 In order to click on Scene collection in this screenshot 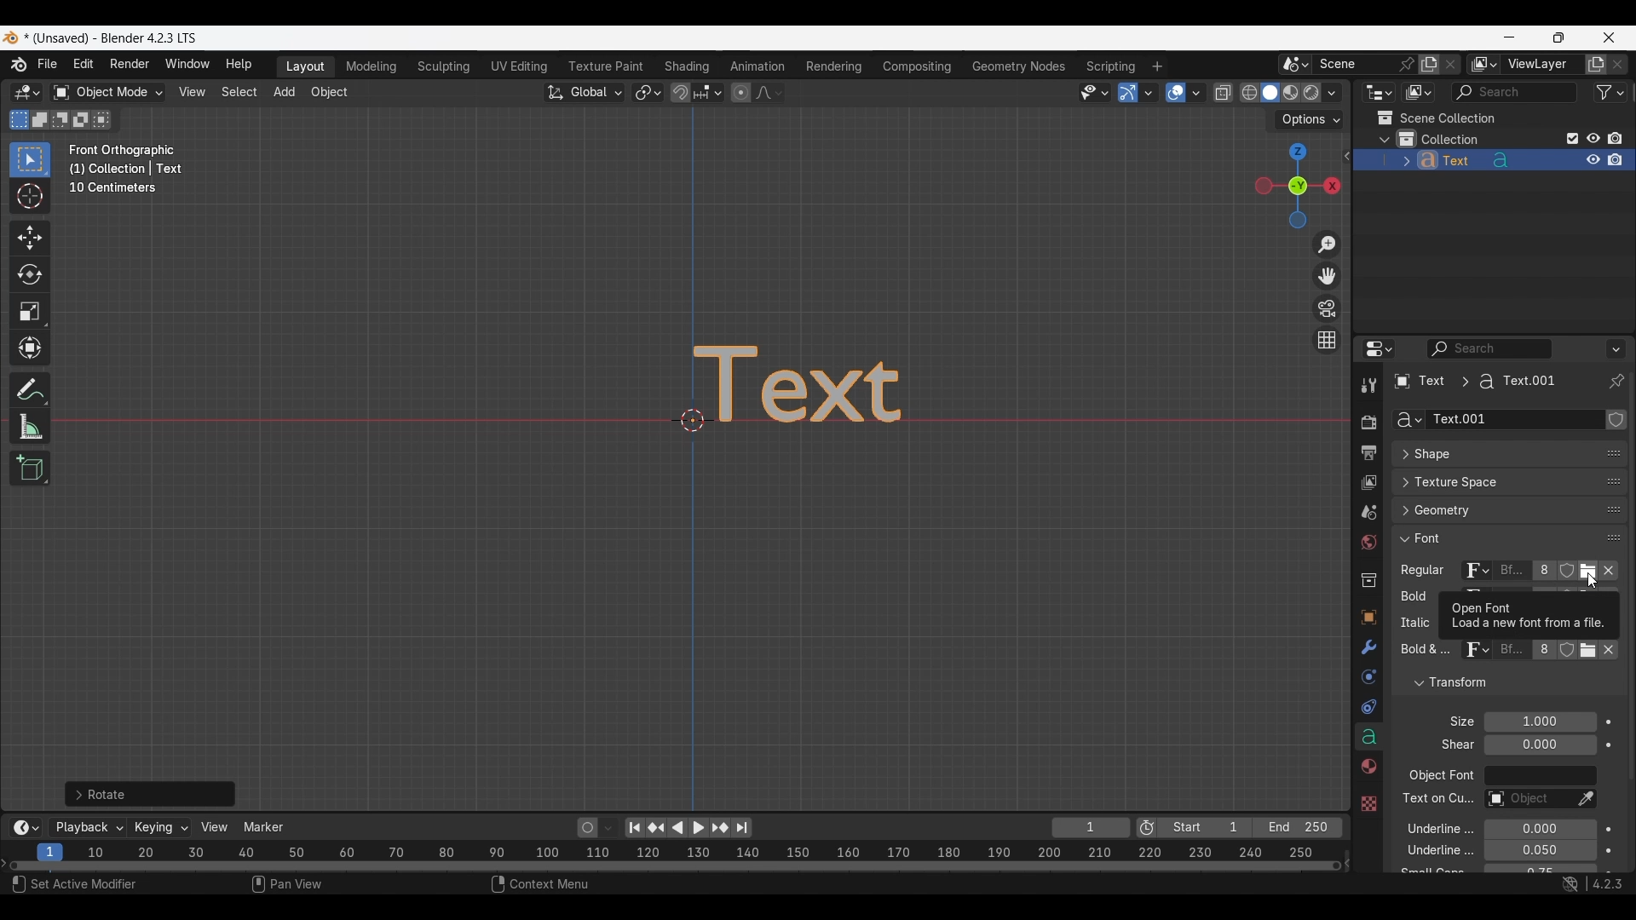, I will do `click(1436, 118)`.